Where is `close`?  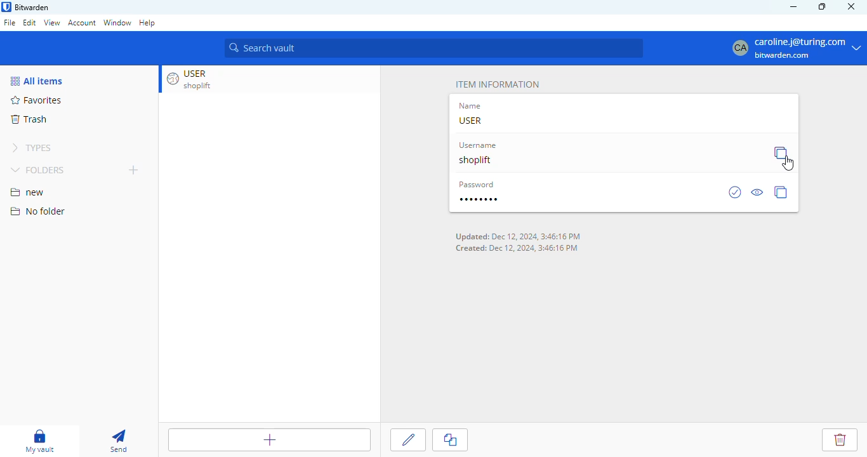 close is located at coordinates (851, 6).